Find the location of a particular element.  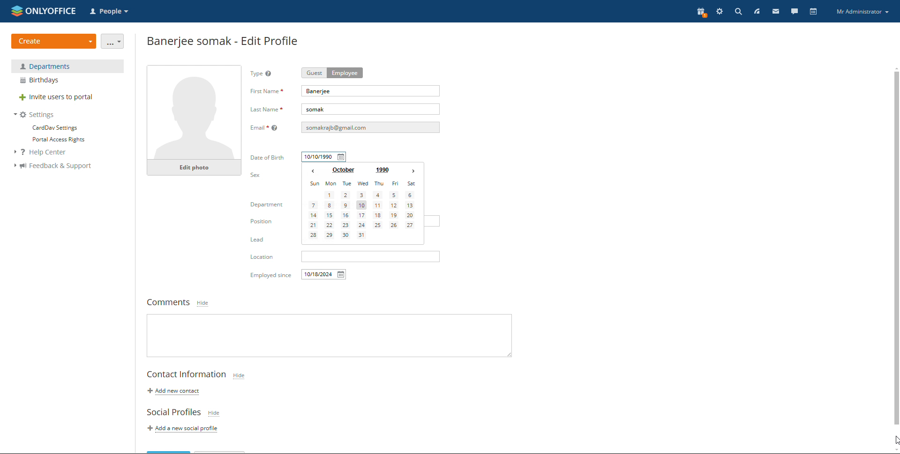

next month is located at coordinates (412, 171).